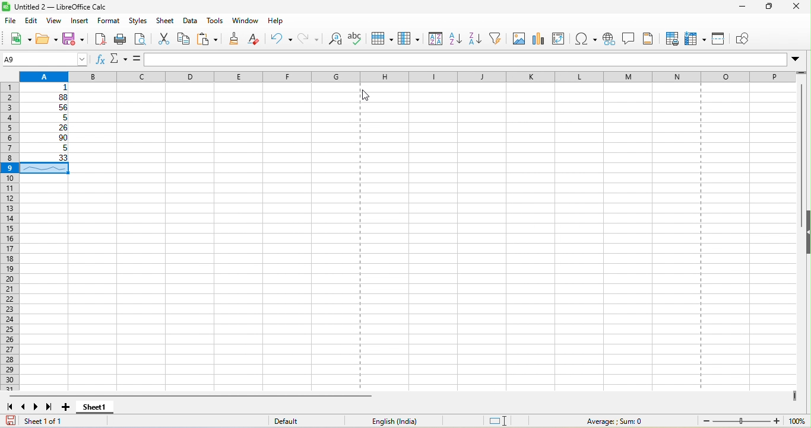  I want to click on horizontal scroll bar, so click(194, 397).